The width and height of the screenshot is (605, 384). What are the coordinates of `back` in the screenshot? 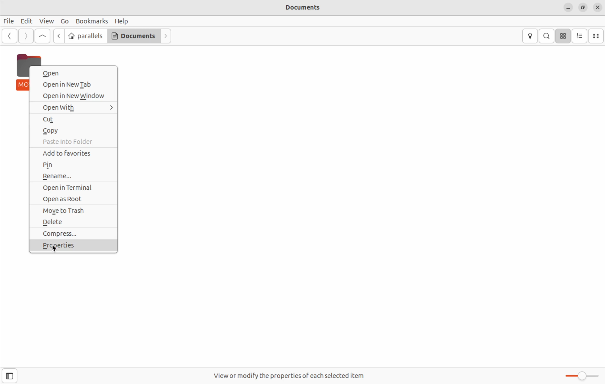 It's located at (59, 34).